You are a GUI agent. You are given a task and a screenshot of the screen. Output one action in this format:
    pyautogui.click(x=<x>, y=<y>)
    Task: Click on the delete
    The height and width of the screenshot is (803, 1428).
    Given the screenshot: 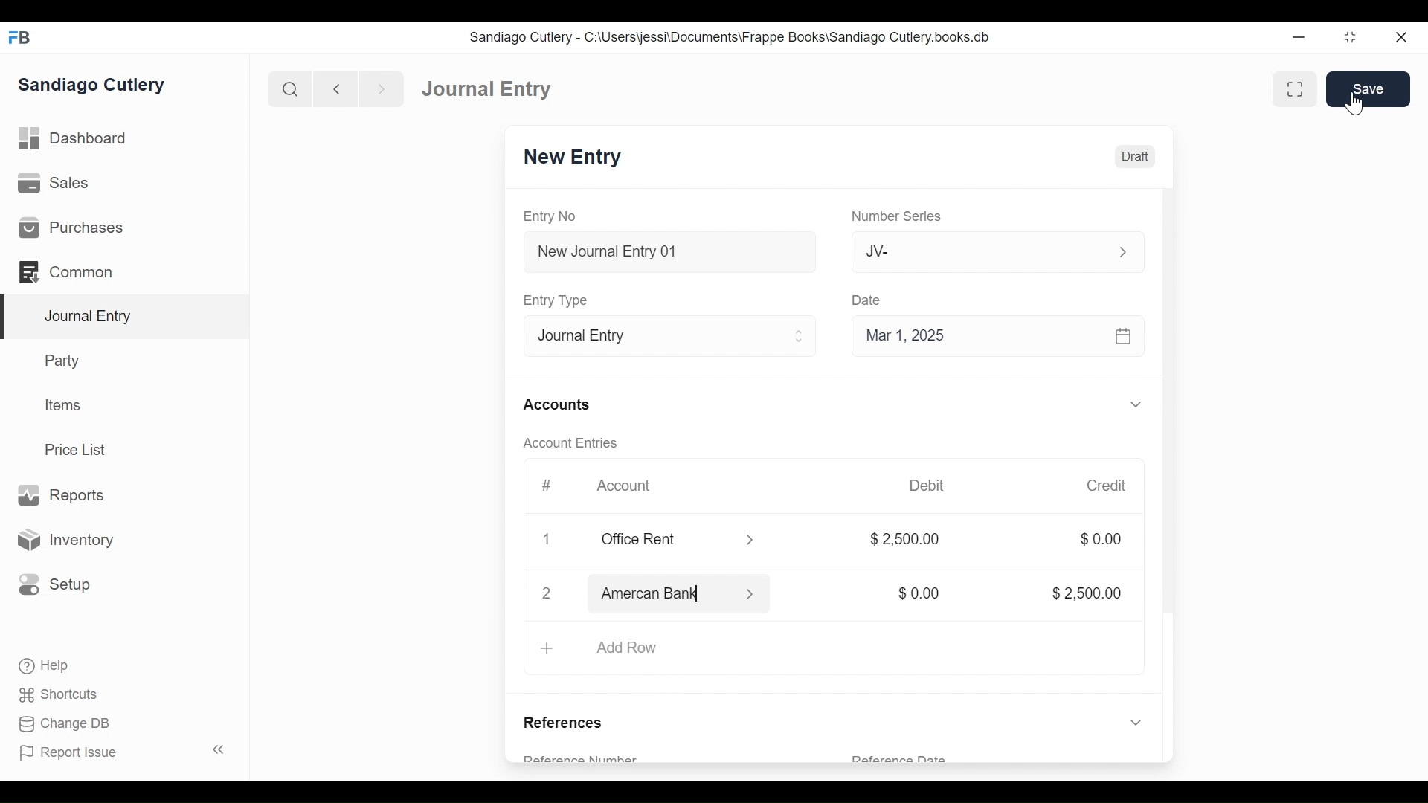 What is the action you would take?
    pyautogui.click(x=544, y=541)
    